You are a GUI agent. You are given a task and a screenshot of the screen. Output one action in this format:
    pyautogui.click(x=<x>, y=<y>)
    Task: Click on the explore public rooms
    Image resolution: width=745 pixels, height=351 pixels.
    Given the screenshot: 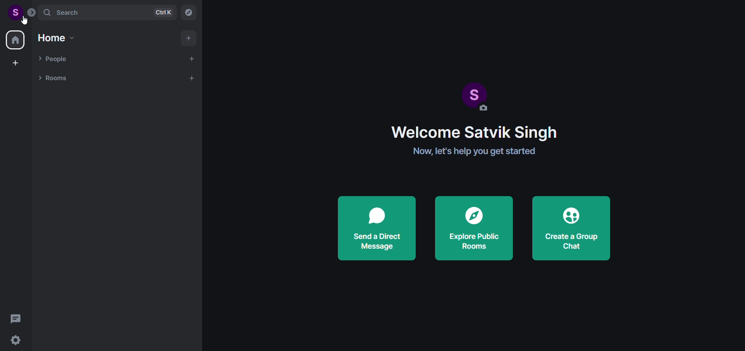 What is the action you would take?
    pyautogui.click(x=475, y=228)
    